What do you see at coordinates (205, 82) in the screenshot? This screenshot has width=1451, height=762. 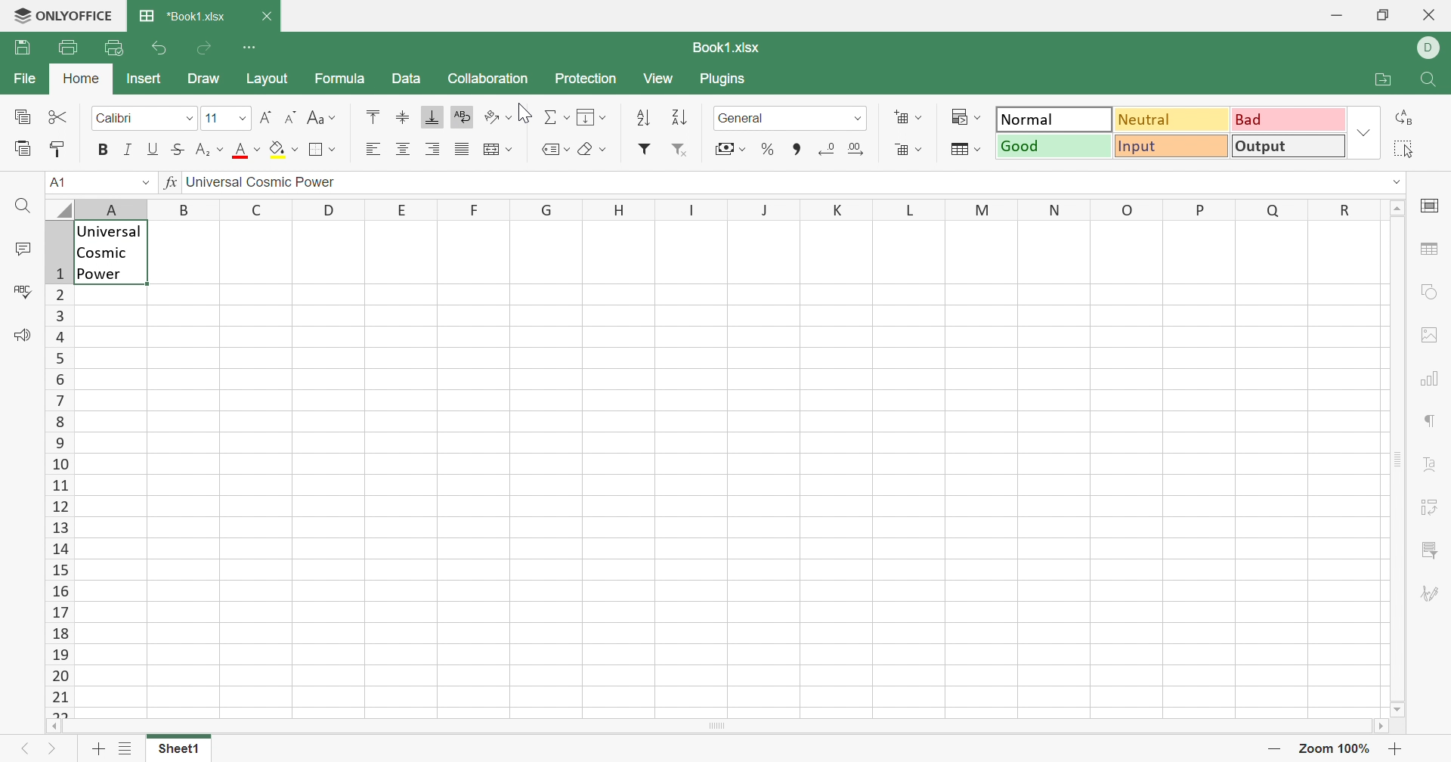 I see `Draw` at bounding box center [205, 82].